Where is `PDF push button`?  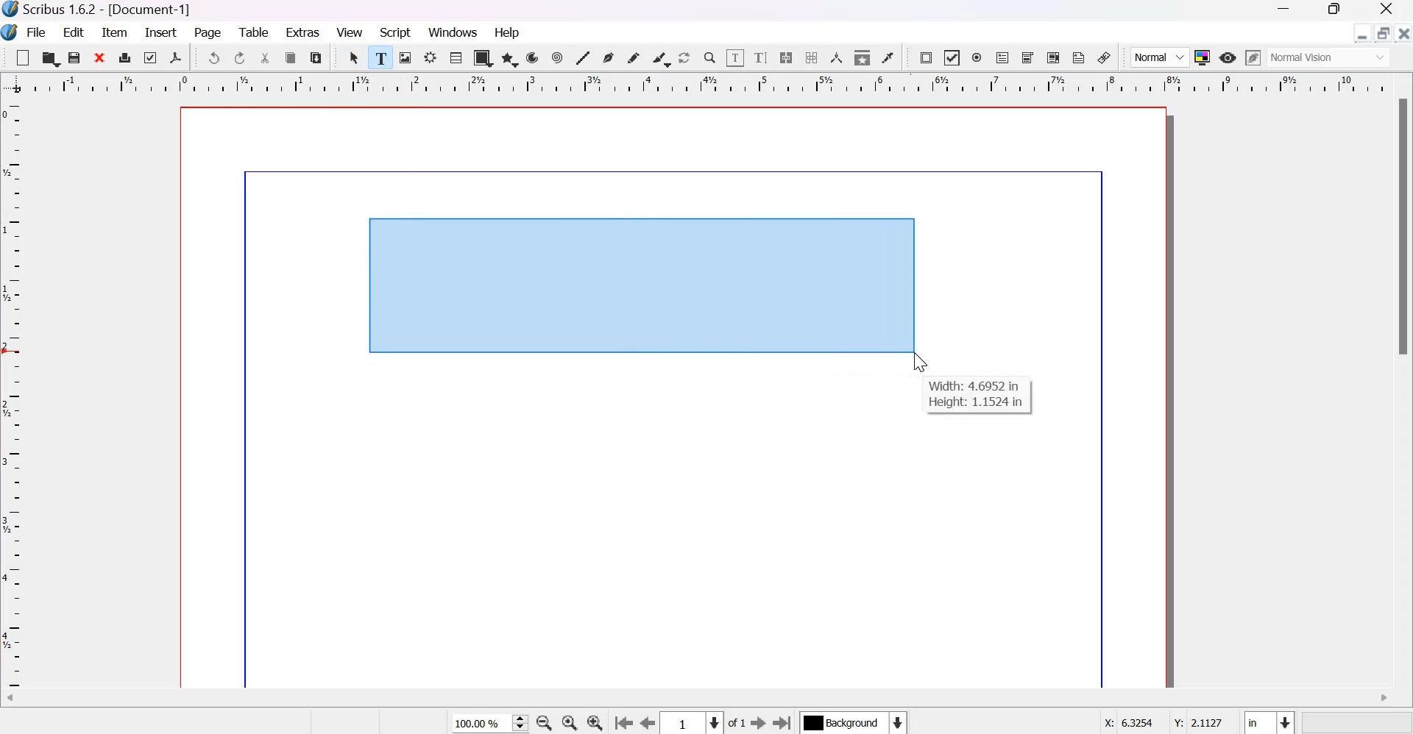 PDF push button is located at coordinates (926, 58).